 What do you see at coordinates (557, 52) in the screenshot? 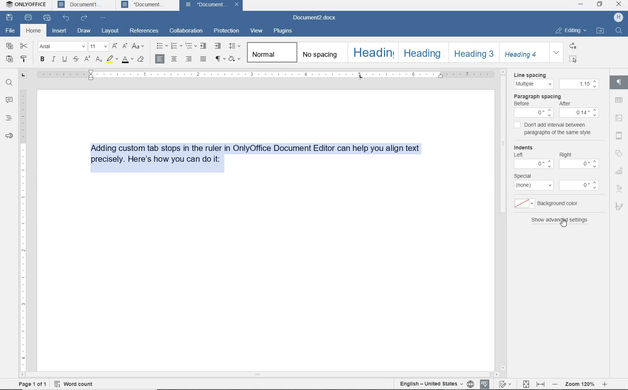
I see `expand` at bounding box center [557, 52].